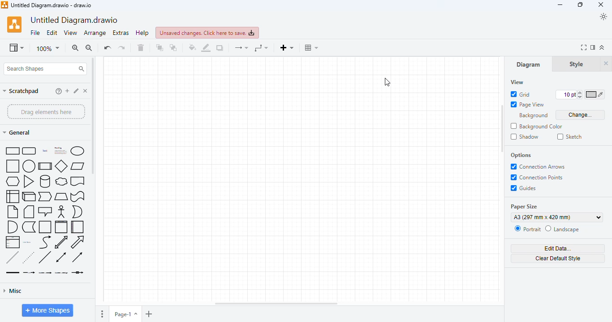 This screenshot has width=612, height=322. I want to click on change, so click(581, 115).